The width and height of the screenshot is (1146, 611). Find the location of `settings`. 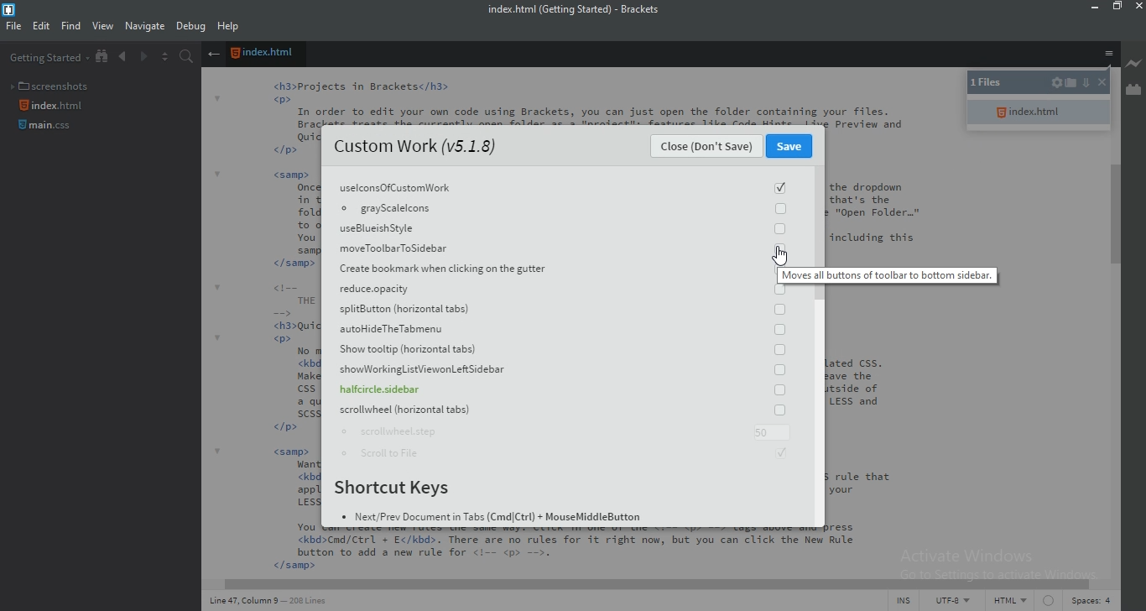

settings is located at coordinates (1056, 84).